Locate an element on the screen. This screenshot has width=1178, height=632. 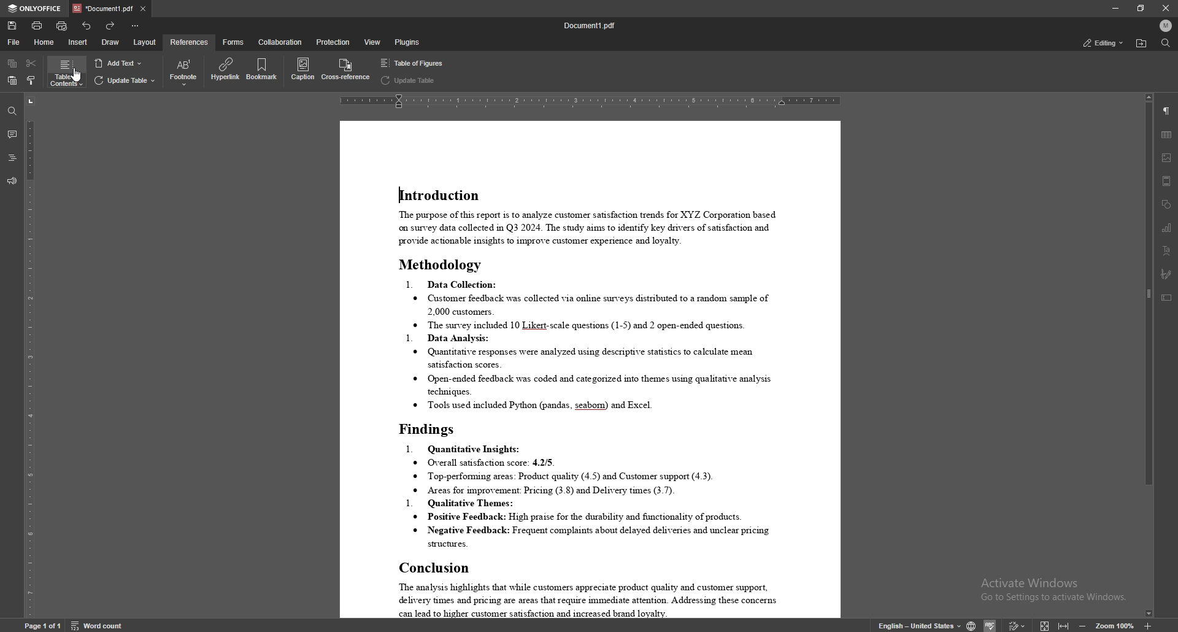
cross reference is located at coordinates (345, 71).